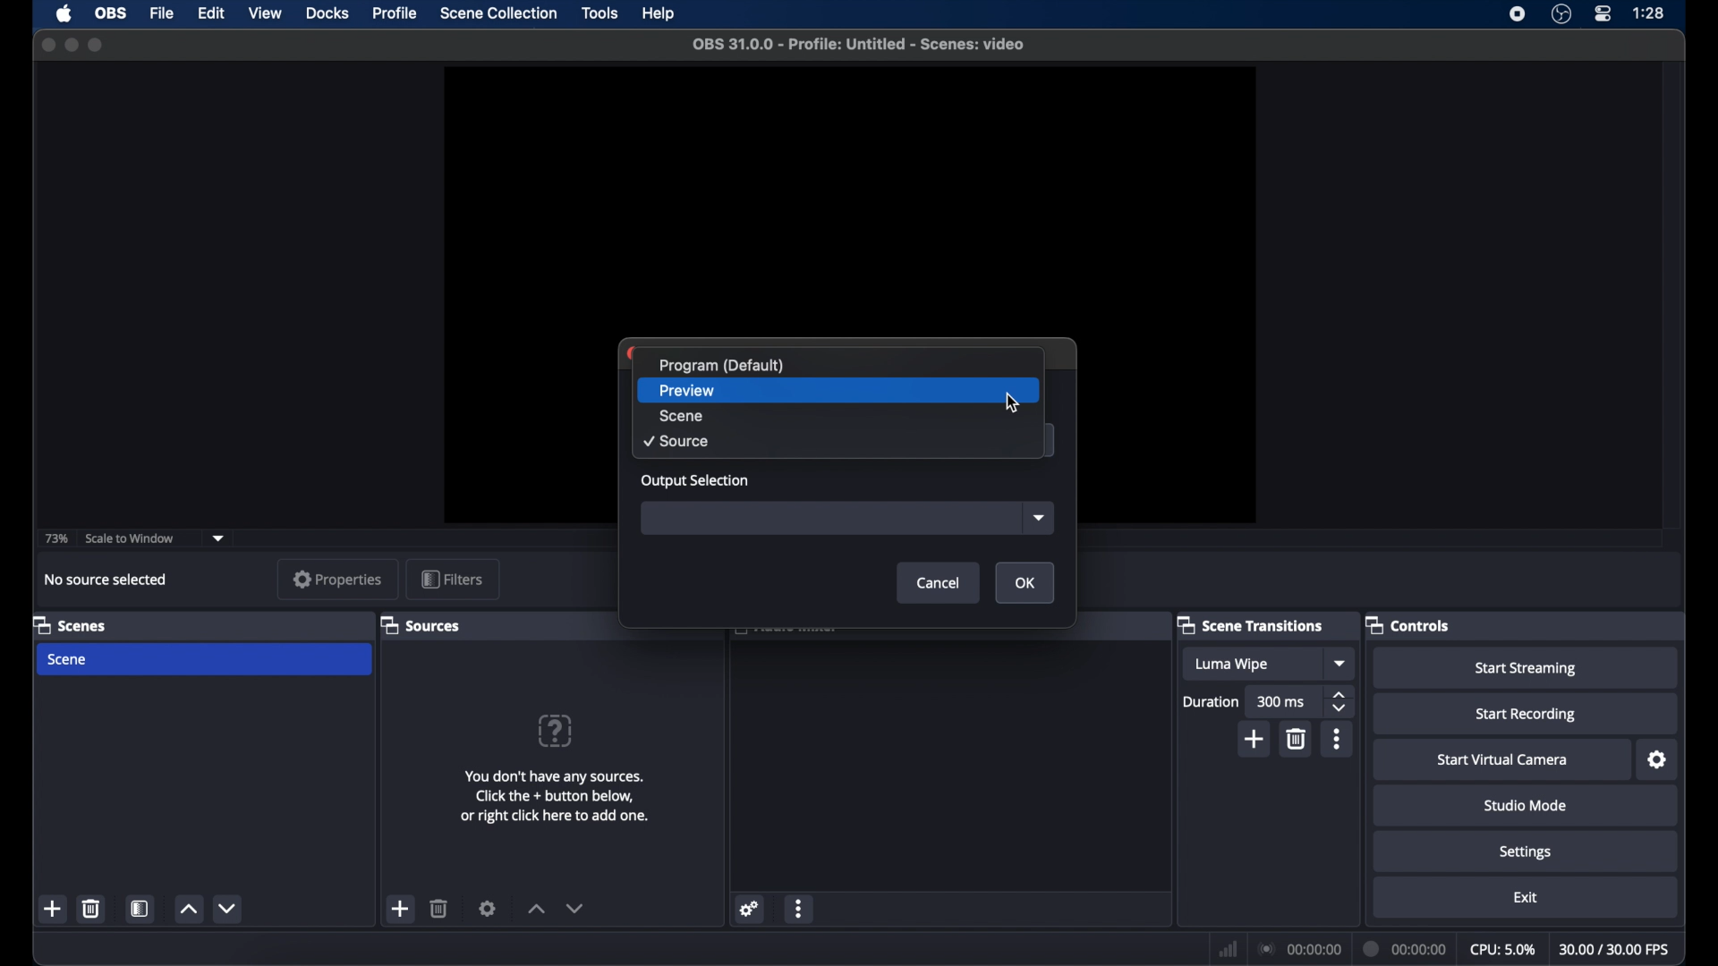 This screenshot has width=1718, height=966. I want to click on screen recorder icon, so click(1518, 14).